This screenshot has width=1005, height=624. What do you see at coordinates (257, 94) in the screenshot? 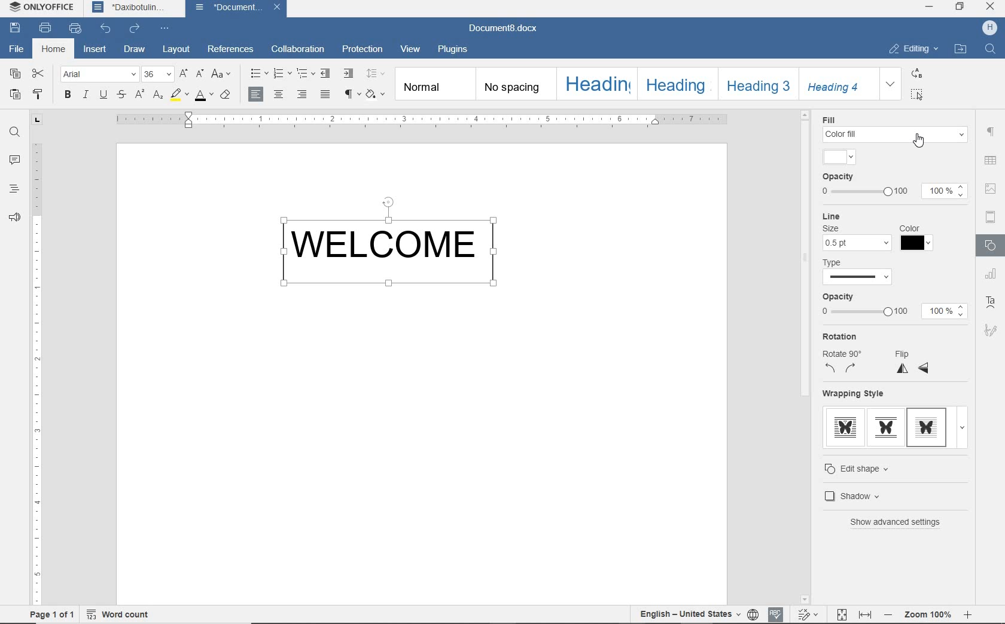
I see `ALIGN LEFT` at bounding box center [257, 94].